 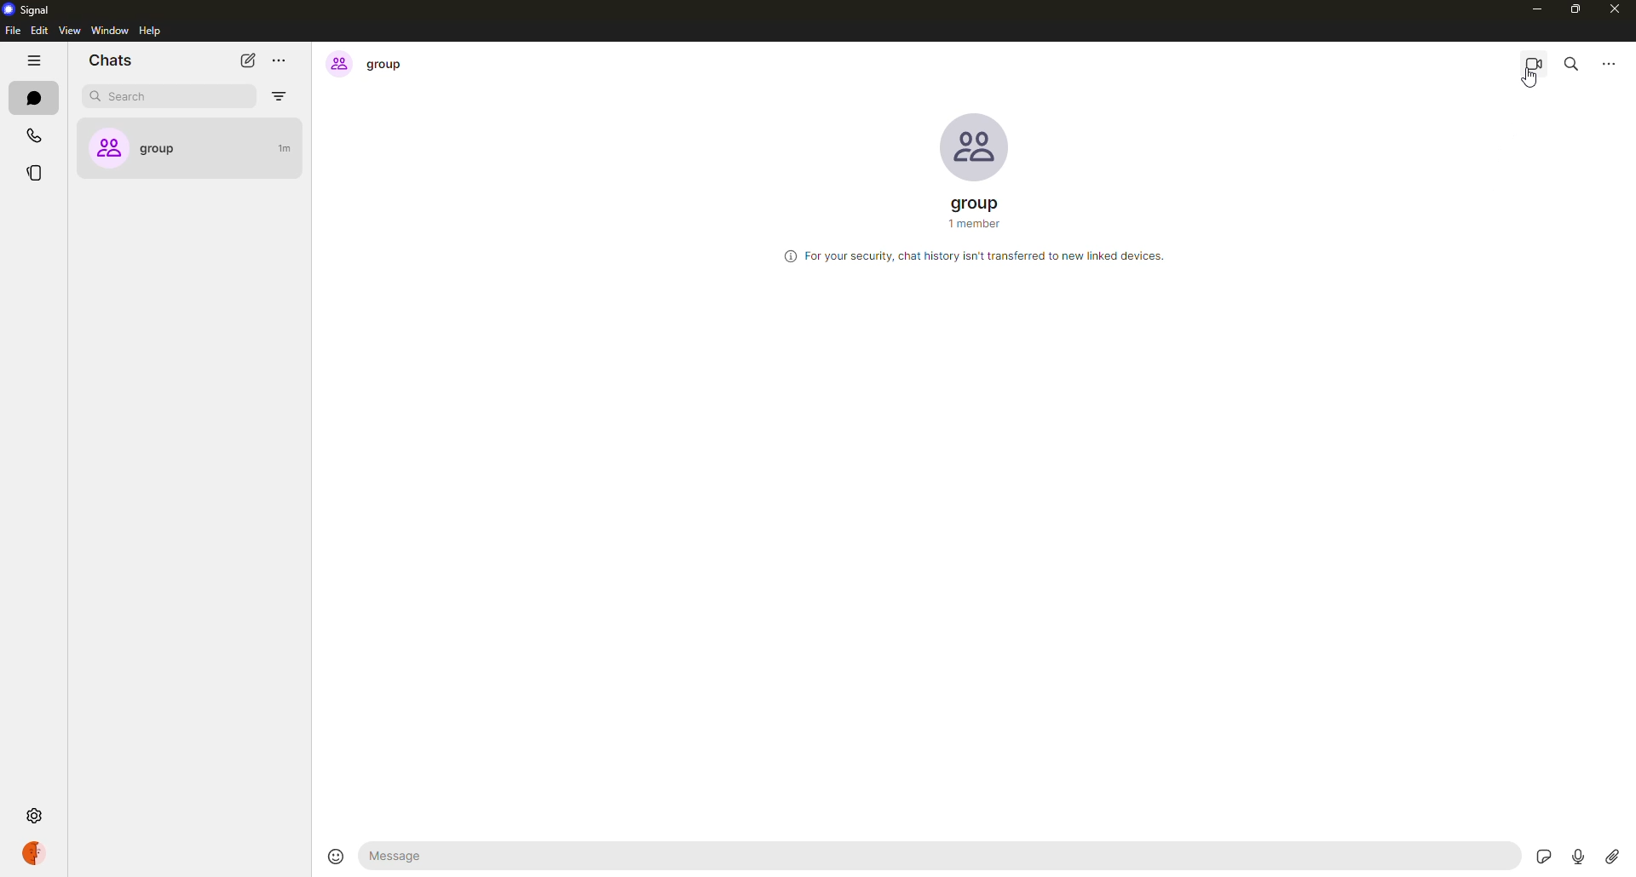 What do you see at coordinates (33, 817) in the screenshot?
I see `settings` at bounding box center [33, 817].